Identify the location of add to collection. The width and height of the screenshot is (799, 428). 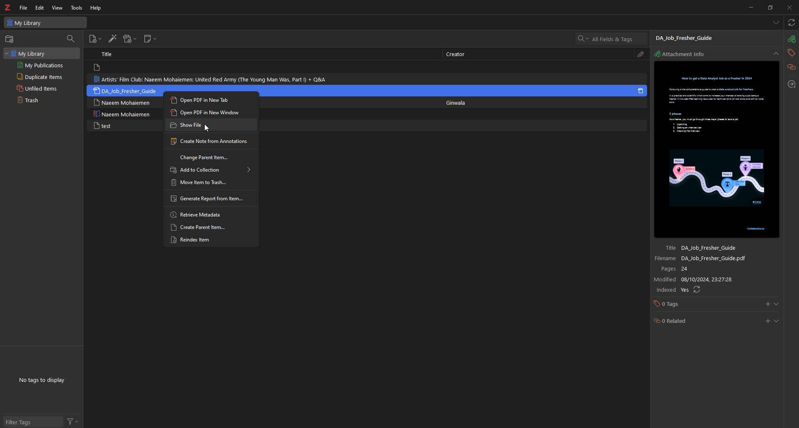
(212, 170).